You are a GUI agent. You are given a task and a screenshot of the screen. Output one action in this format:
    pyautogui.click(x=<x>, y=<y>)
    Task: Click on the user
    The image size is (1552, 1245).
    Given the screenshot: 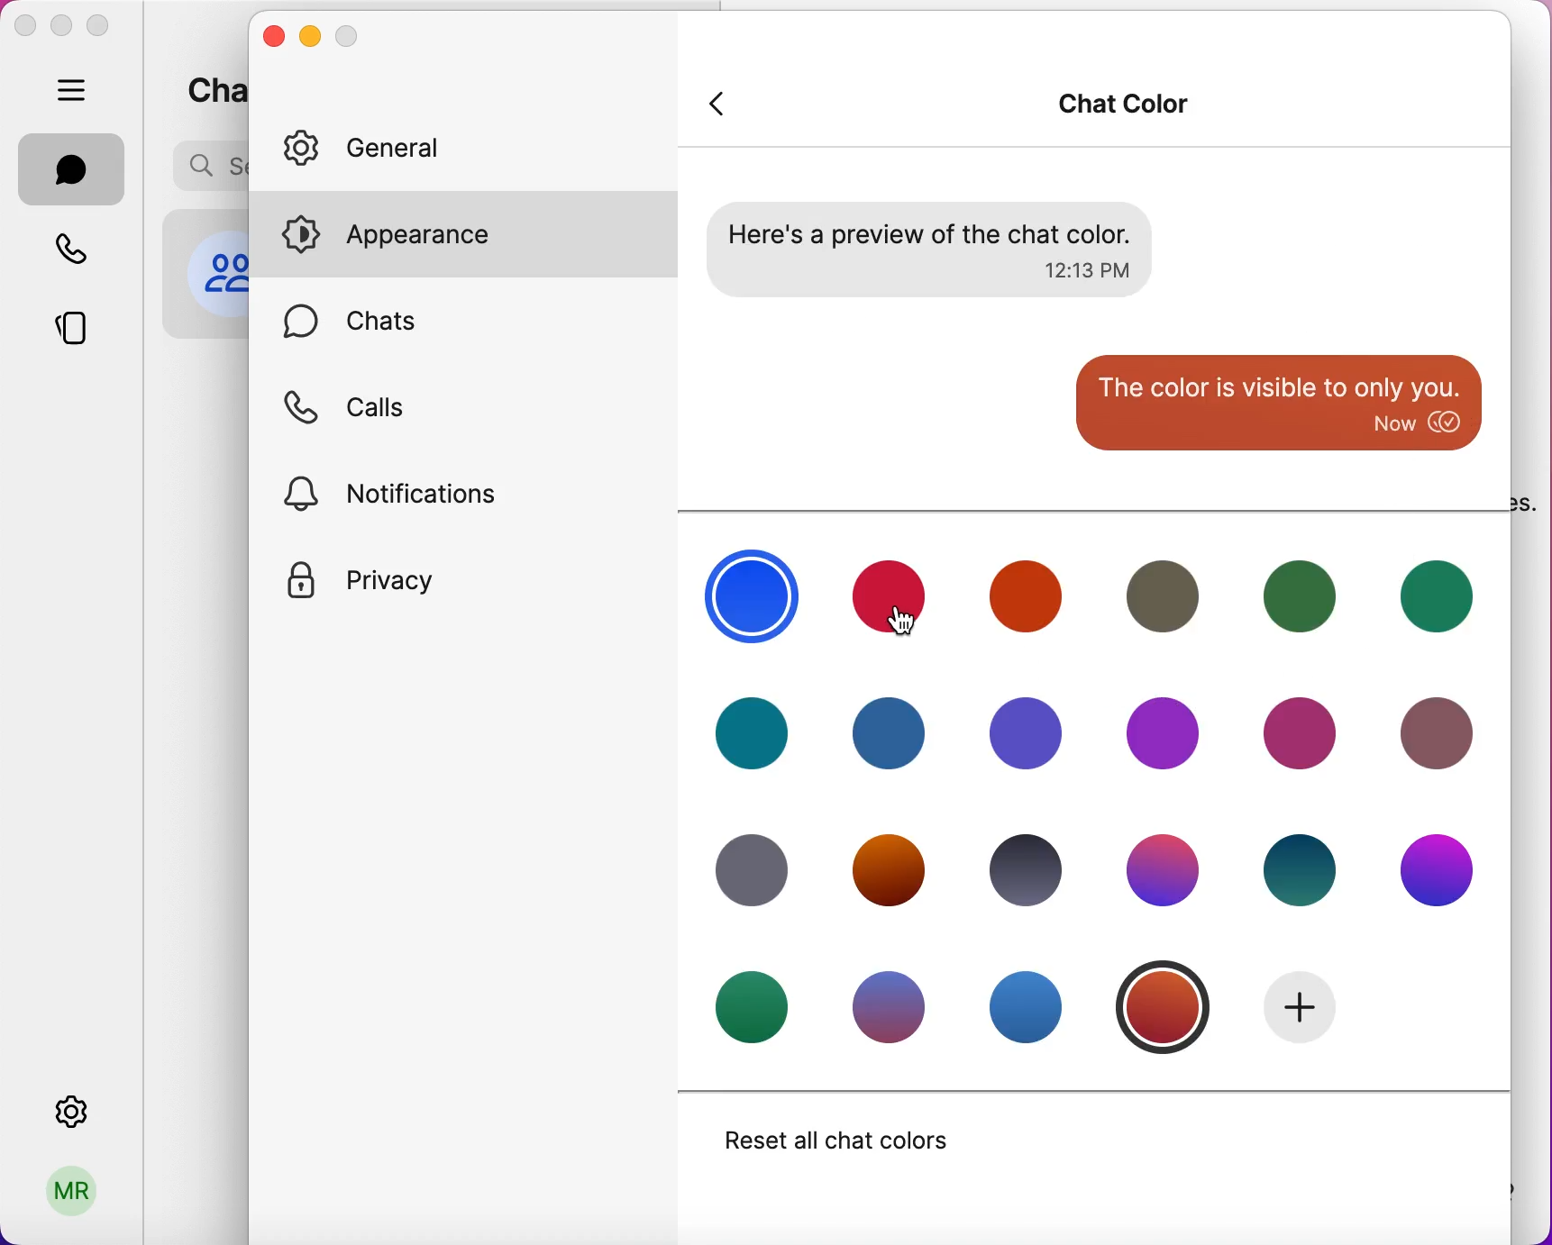 What is the action you would take?
    pyautogui.click(x=73, y=1197)
    